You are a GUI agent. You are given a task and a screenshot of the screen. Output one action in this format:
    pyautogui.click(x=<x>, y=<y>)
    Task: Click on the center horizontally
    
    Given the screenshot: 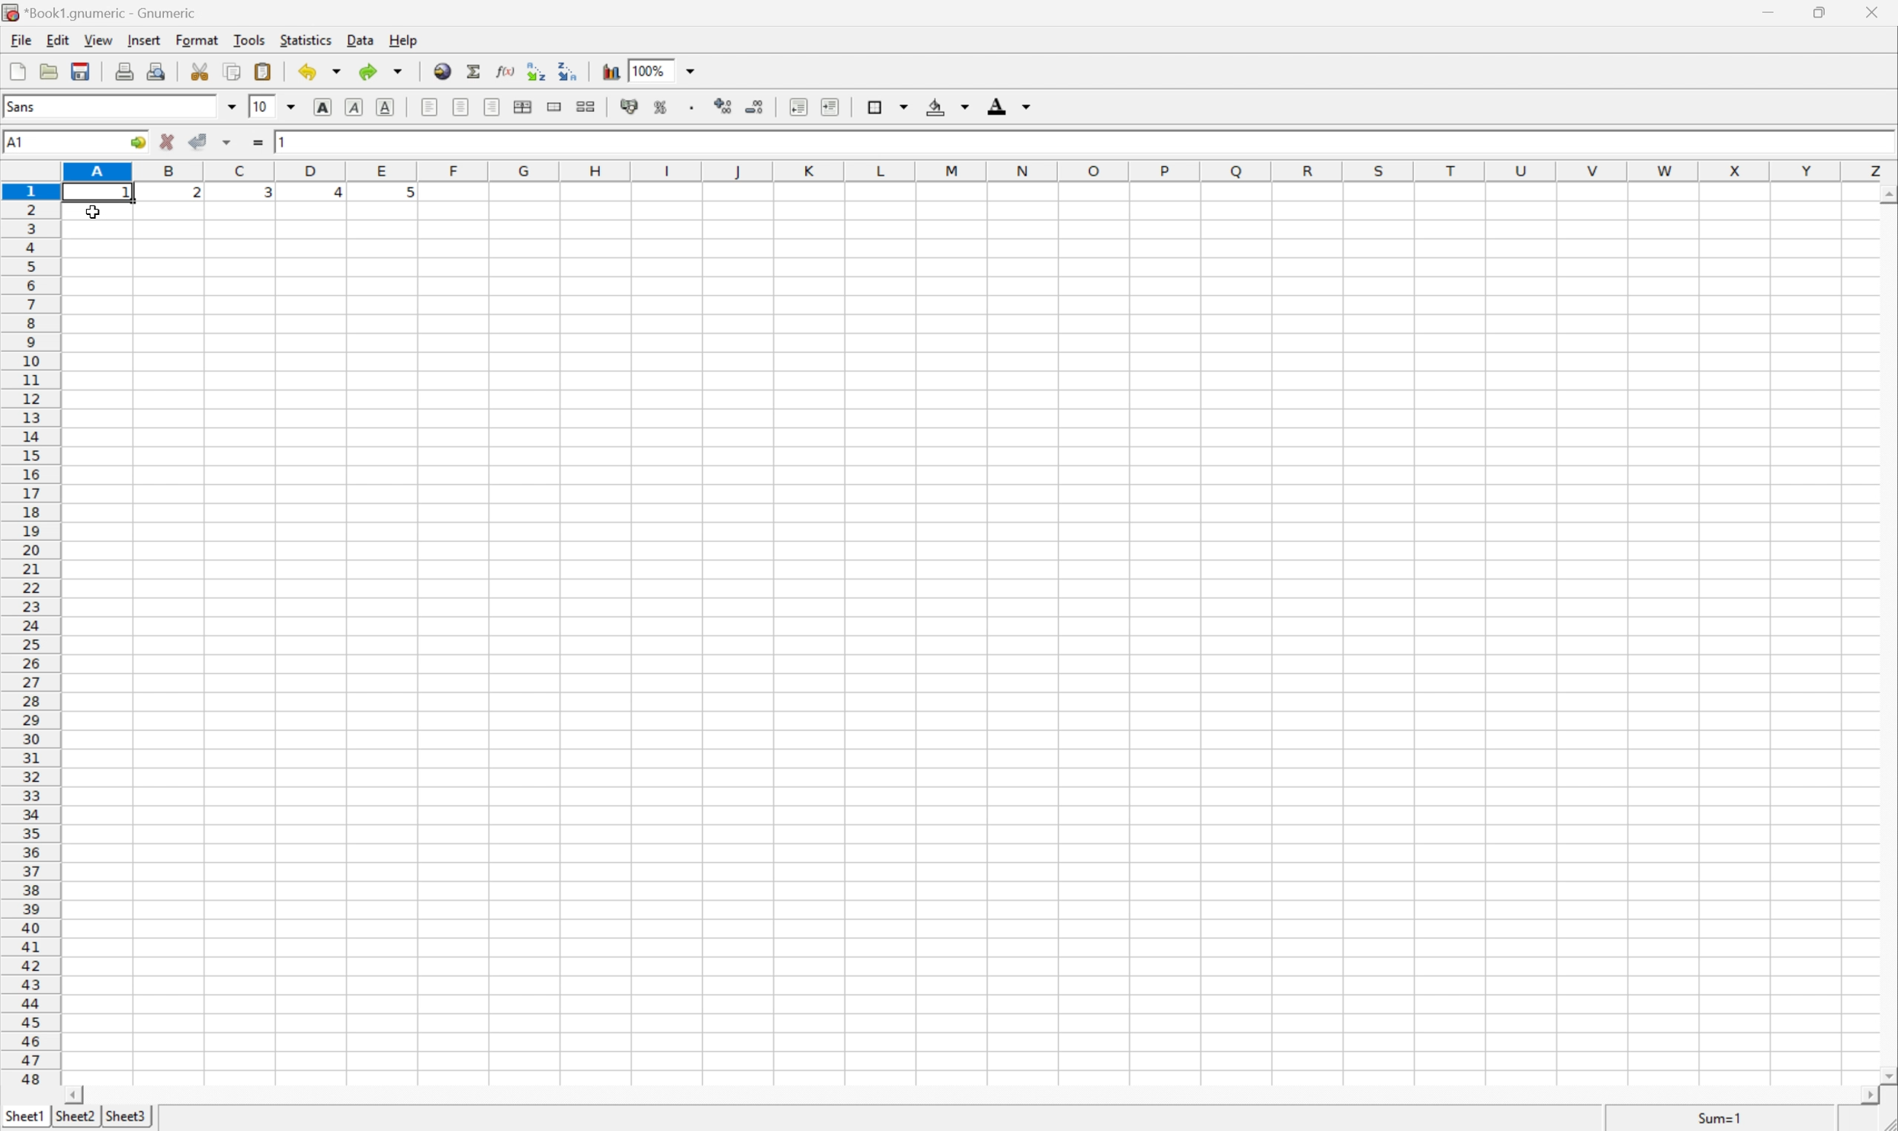 What is the action you would take?
    pyautogui.click(x=524, y=107)
    